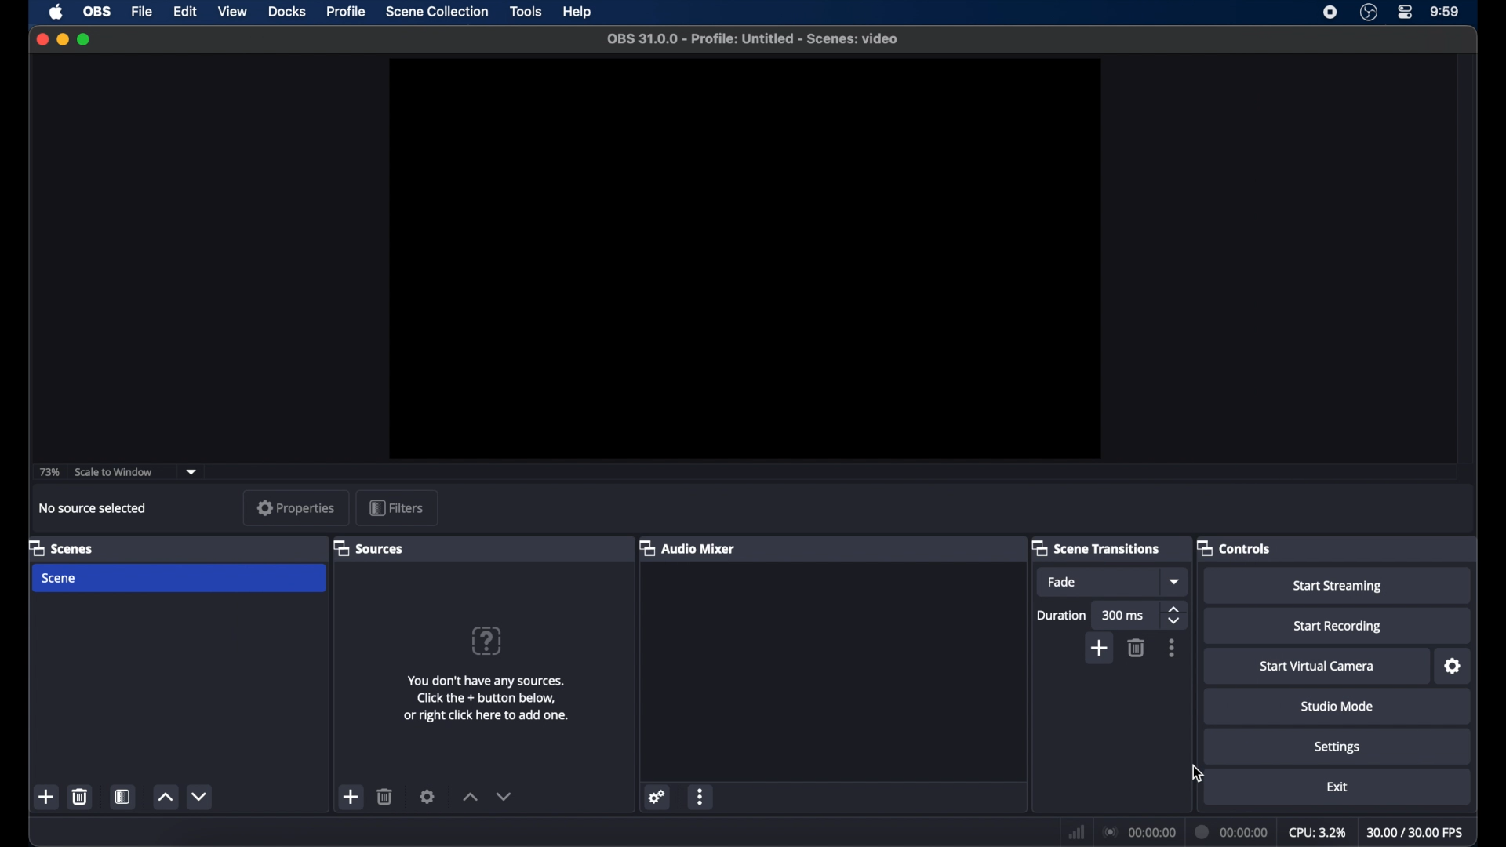 The height and width of the screenshot is (847, 1506). I want to click on obs, so click(96, 12).